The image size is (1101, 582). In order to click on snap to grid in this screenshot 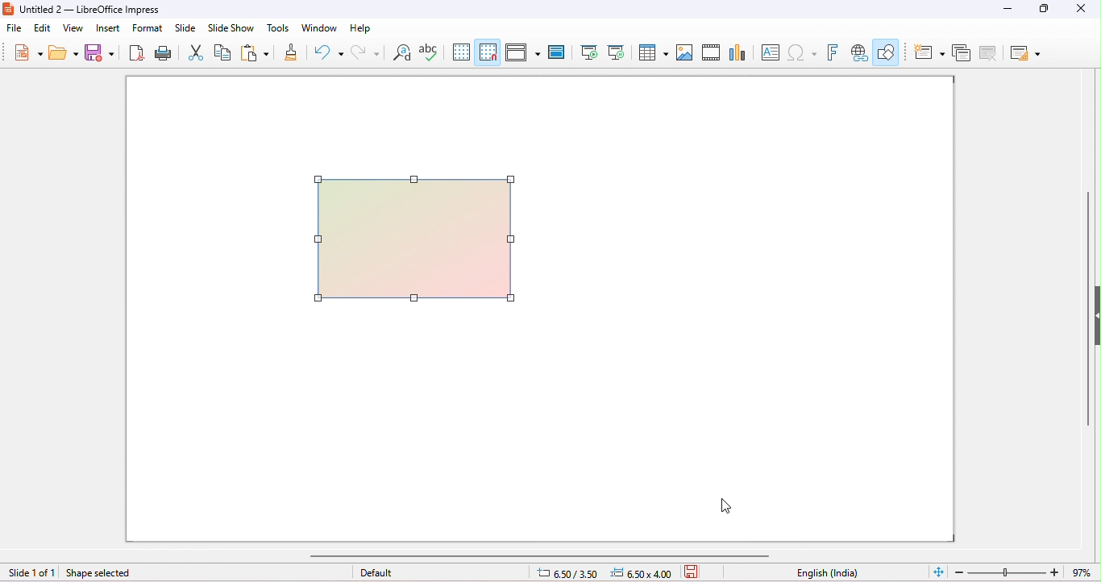, I will do `click(488, 52)`.